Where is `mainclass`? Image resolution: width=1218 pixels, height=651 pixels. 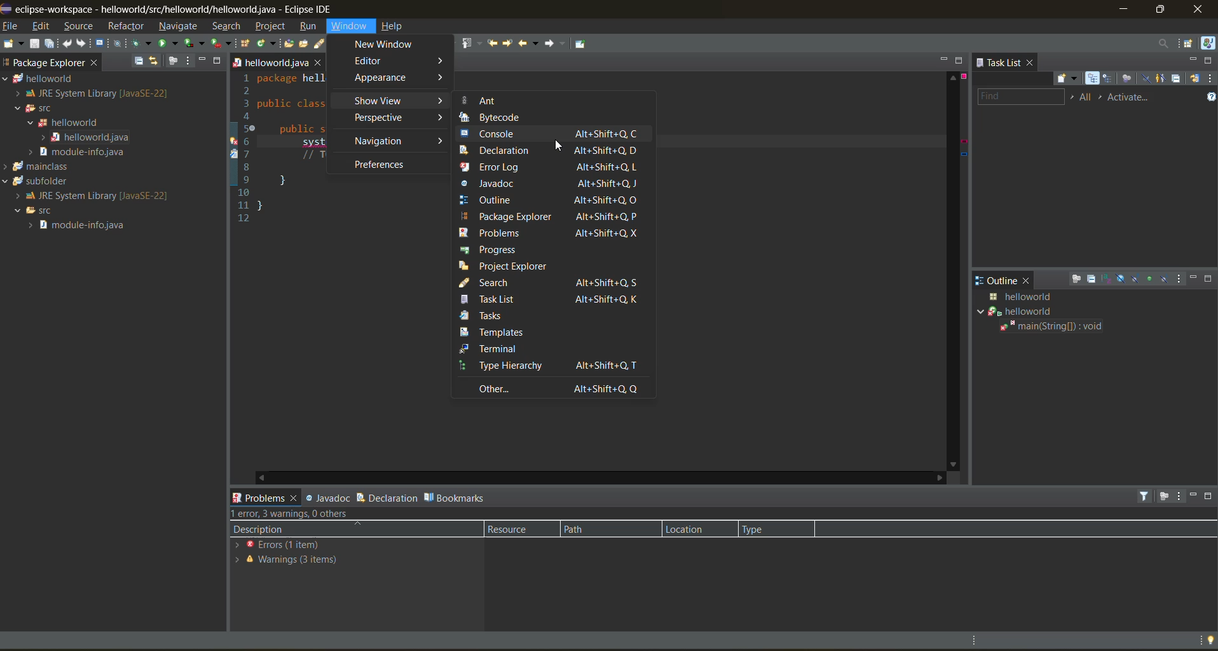 mainclass is located at coordinates (57, 167).